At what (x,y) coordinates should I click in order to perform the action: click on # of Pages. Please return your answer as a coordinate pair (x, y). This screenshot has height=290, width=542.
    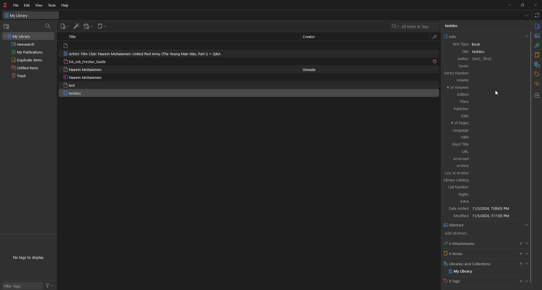
    Looking at the image, I should click on (464, 123).